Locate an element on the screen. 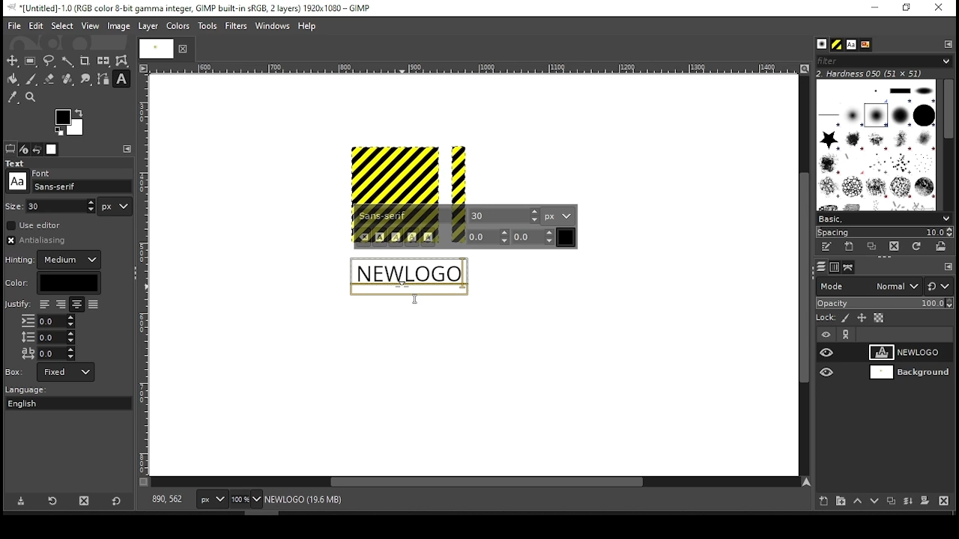 The height and width of the screenshot is (539, 959). filters is located at coordinates (238, 26).